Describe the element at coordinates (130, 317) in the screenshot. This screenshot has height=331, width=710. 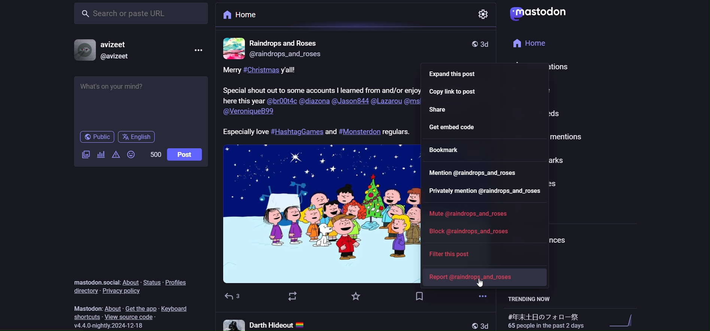
I see `source code` at that location.